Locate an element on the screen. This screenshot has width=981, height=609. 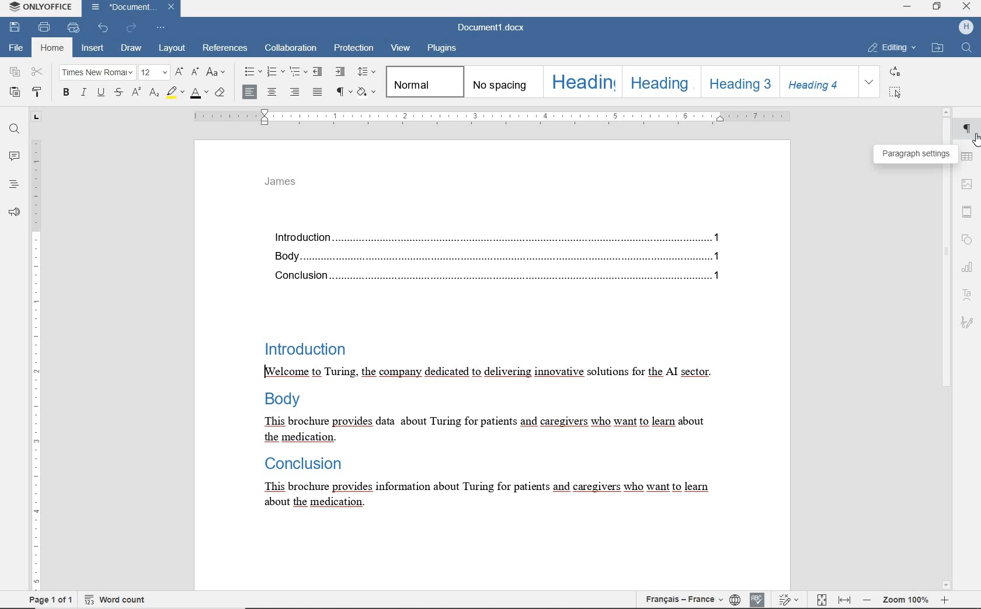
Body is located at coordinates (280, 400).